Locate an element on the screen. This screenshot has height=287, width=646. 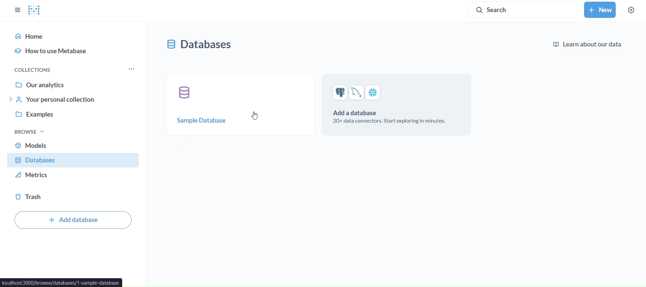
url is located at coordinates (61, 283).